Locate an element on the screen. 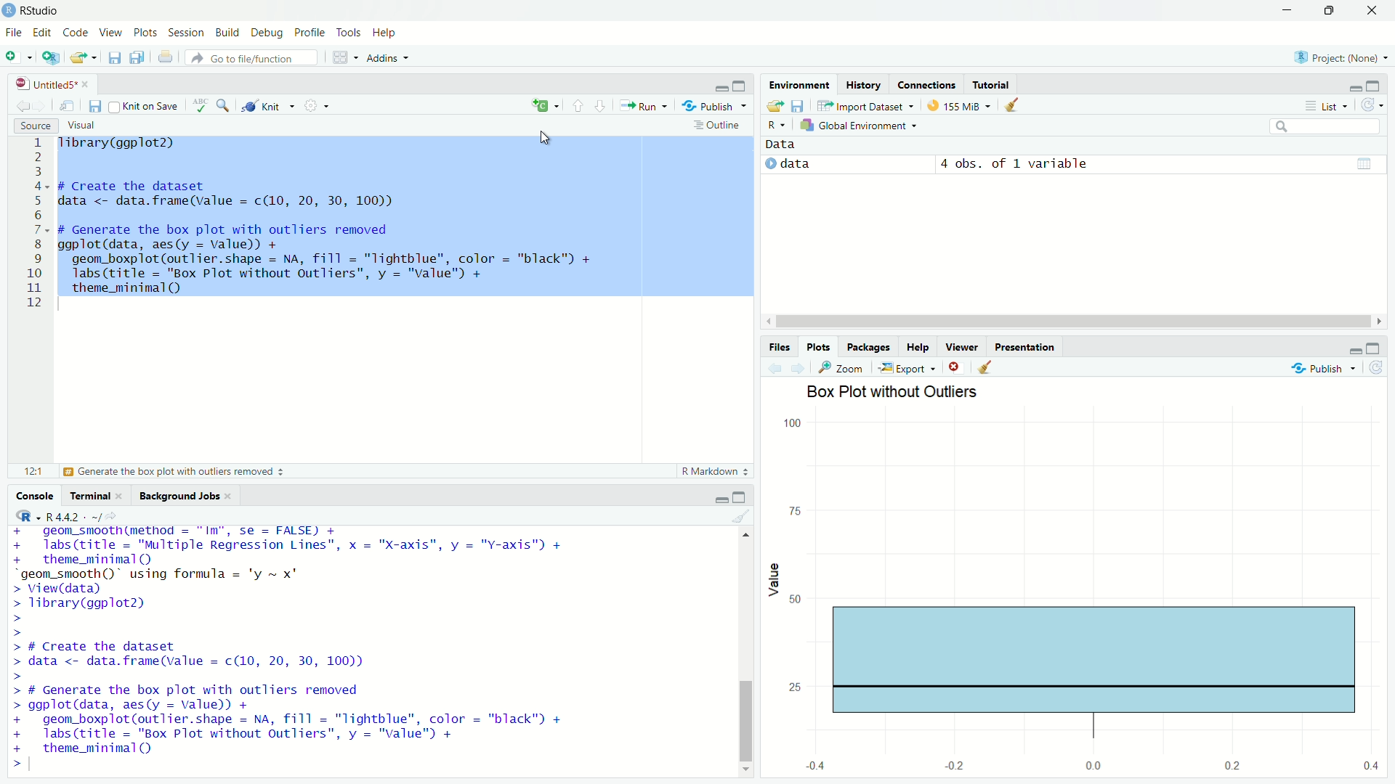  close is located at coordinates (954, 367).